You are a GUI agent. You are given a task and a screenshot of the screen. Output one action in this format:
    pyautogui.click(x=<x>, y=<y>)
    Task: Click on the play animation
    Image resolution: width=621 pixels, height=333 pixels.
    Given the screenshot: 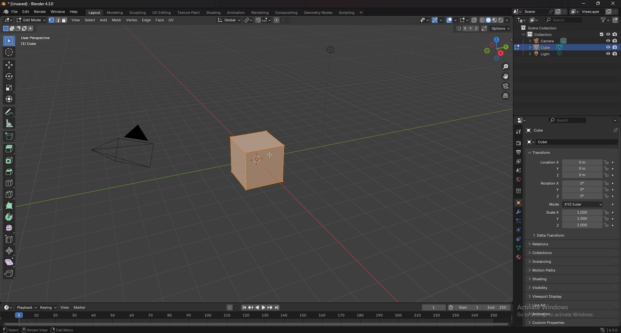 What is the action you would take?
    pyautogui.click(x=261, y=307)
    